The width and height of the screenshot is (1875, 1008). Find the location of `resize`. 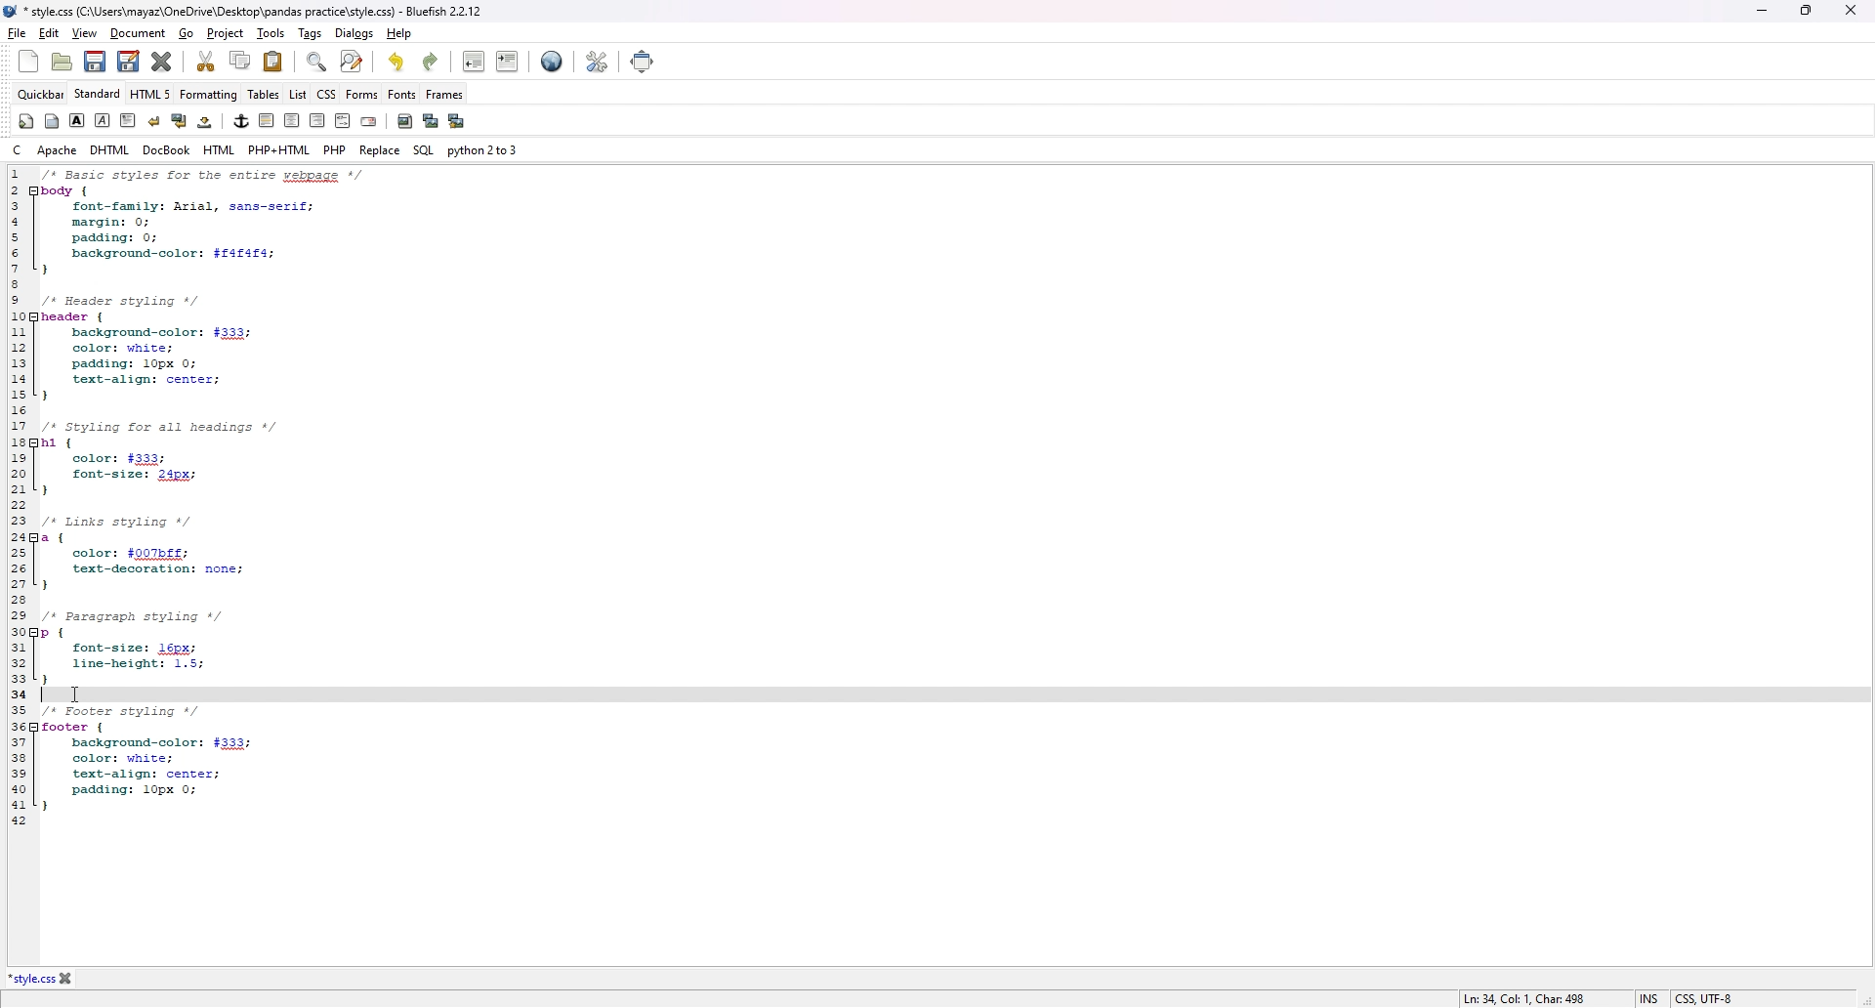

resize is located at coordinates (1805, 11).